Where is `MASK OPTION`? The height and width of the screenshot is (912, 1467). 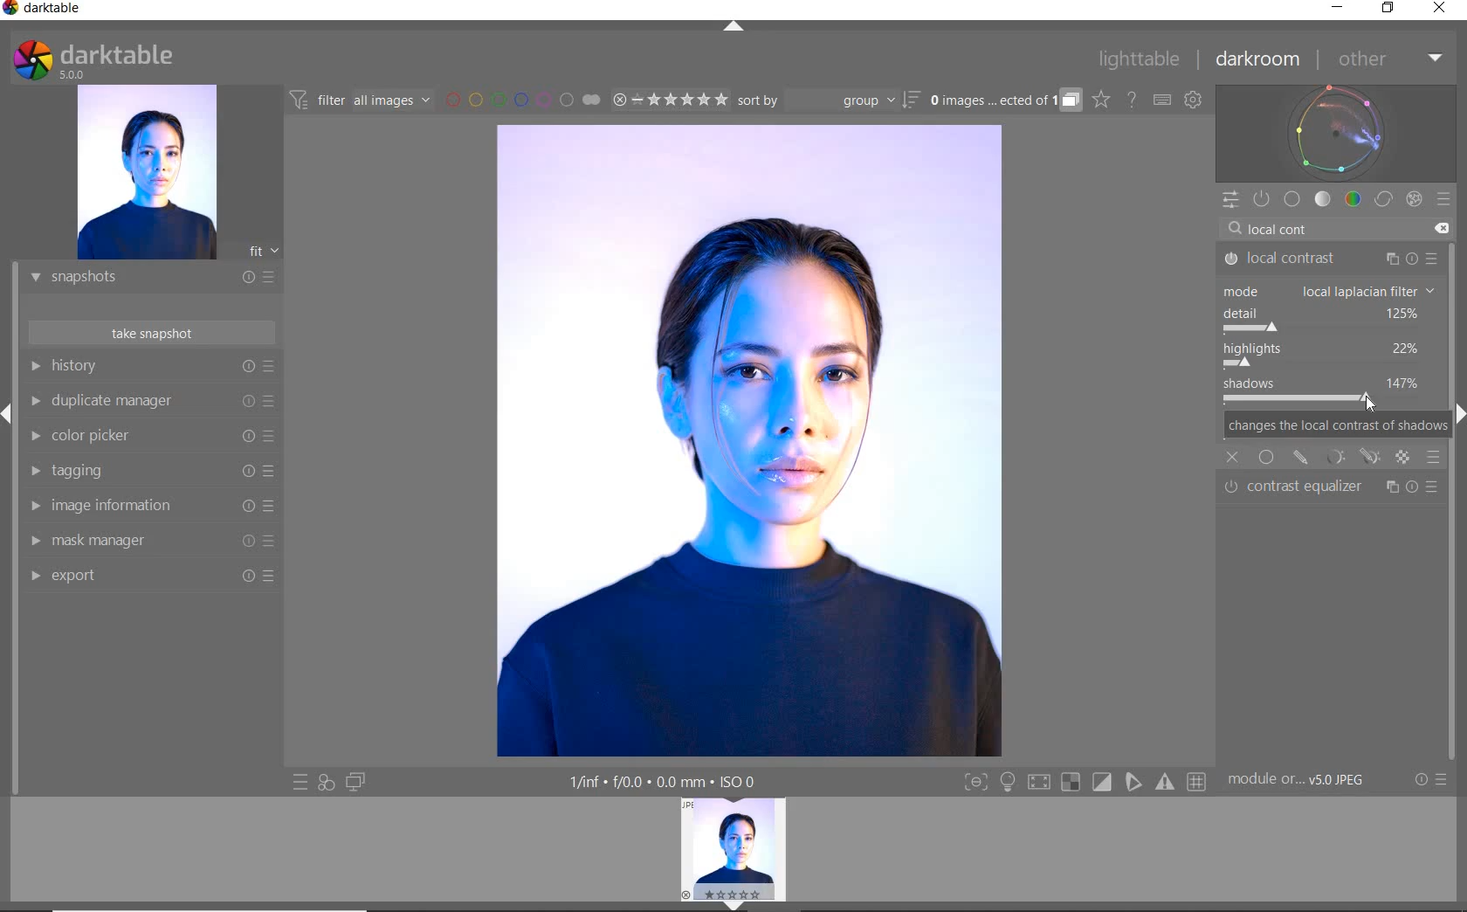
MASK OPTION is located at coordinates (1337, 459).